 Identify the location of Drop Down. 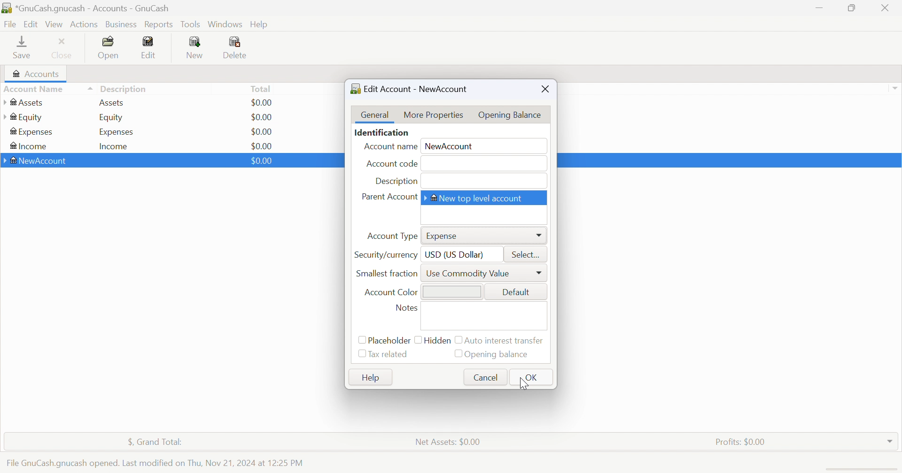
(890, 439).